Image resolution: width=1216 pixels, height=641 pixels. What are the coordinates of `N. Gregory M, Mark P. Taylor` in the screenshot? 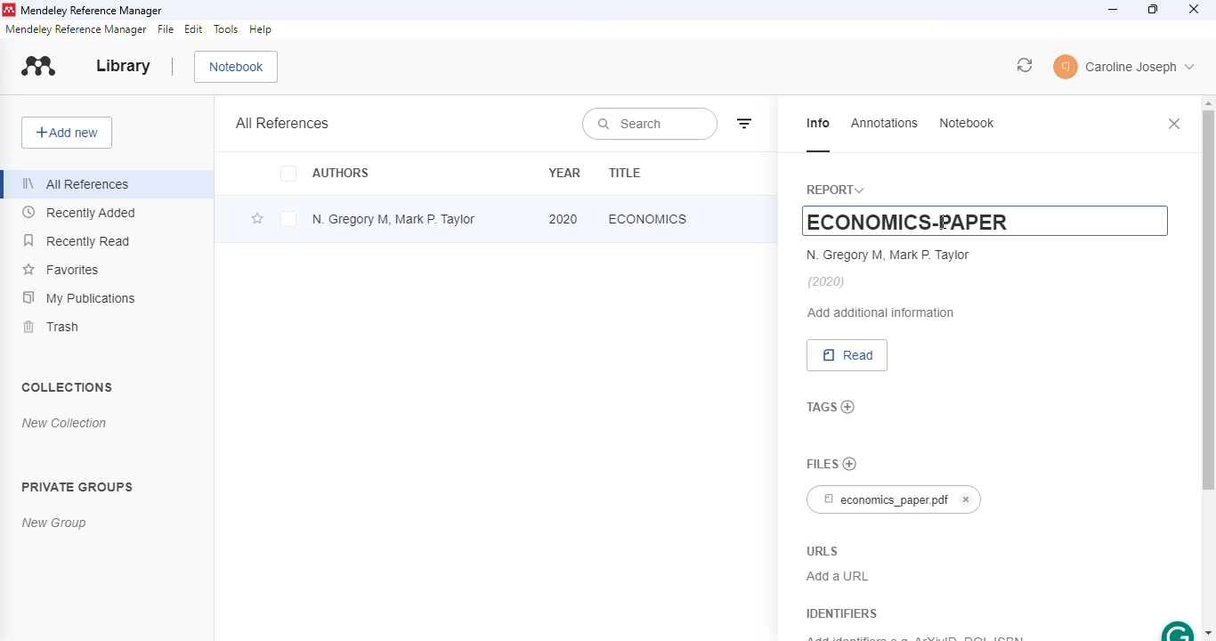 It's located at (889, 255).